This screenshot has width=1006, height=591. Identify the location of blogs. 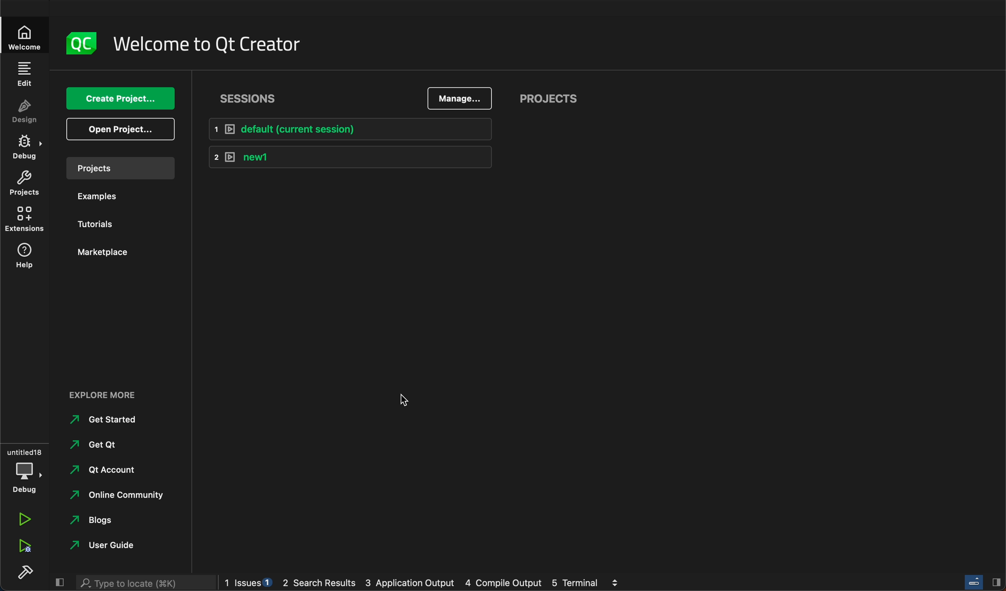
(111, 522).